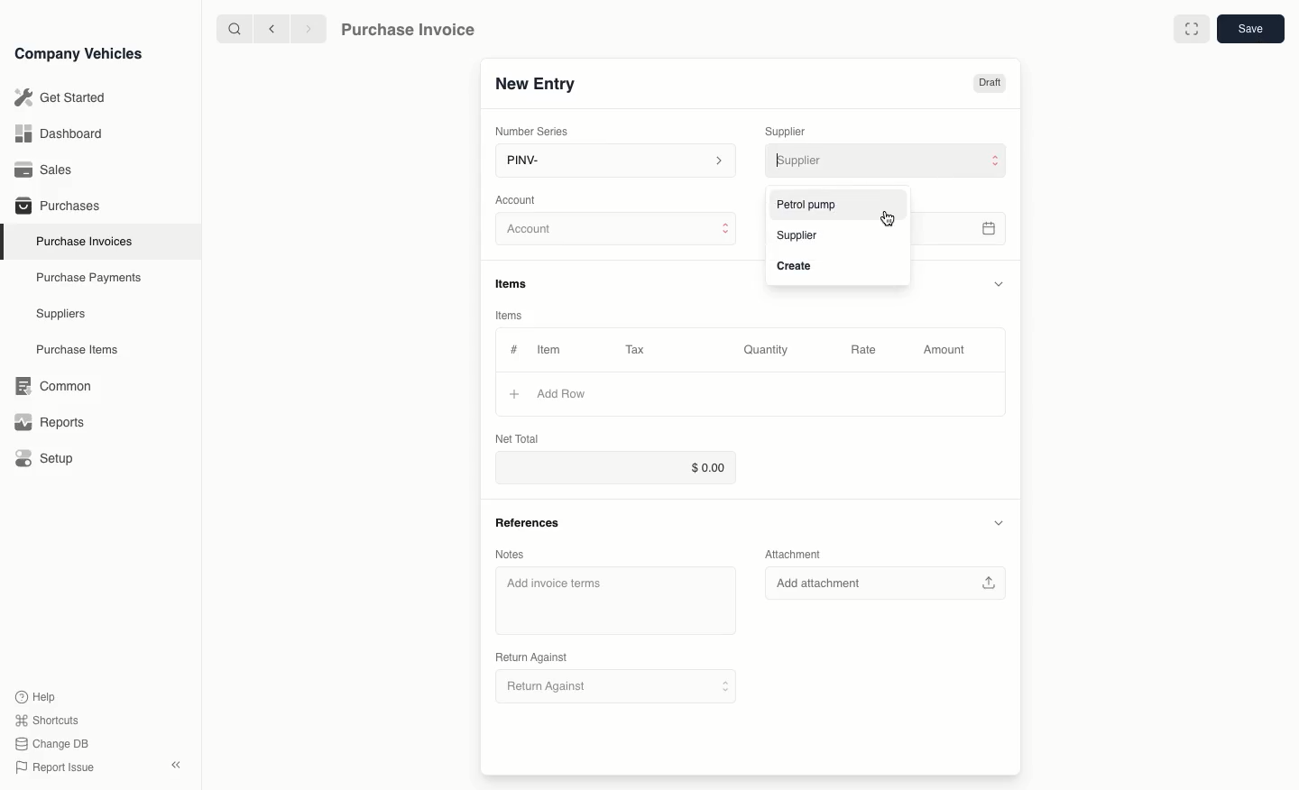 This screenshot has height=790, width=1299. I want to click on save, so click(1250, 28).